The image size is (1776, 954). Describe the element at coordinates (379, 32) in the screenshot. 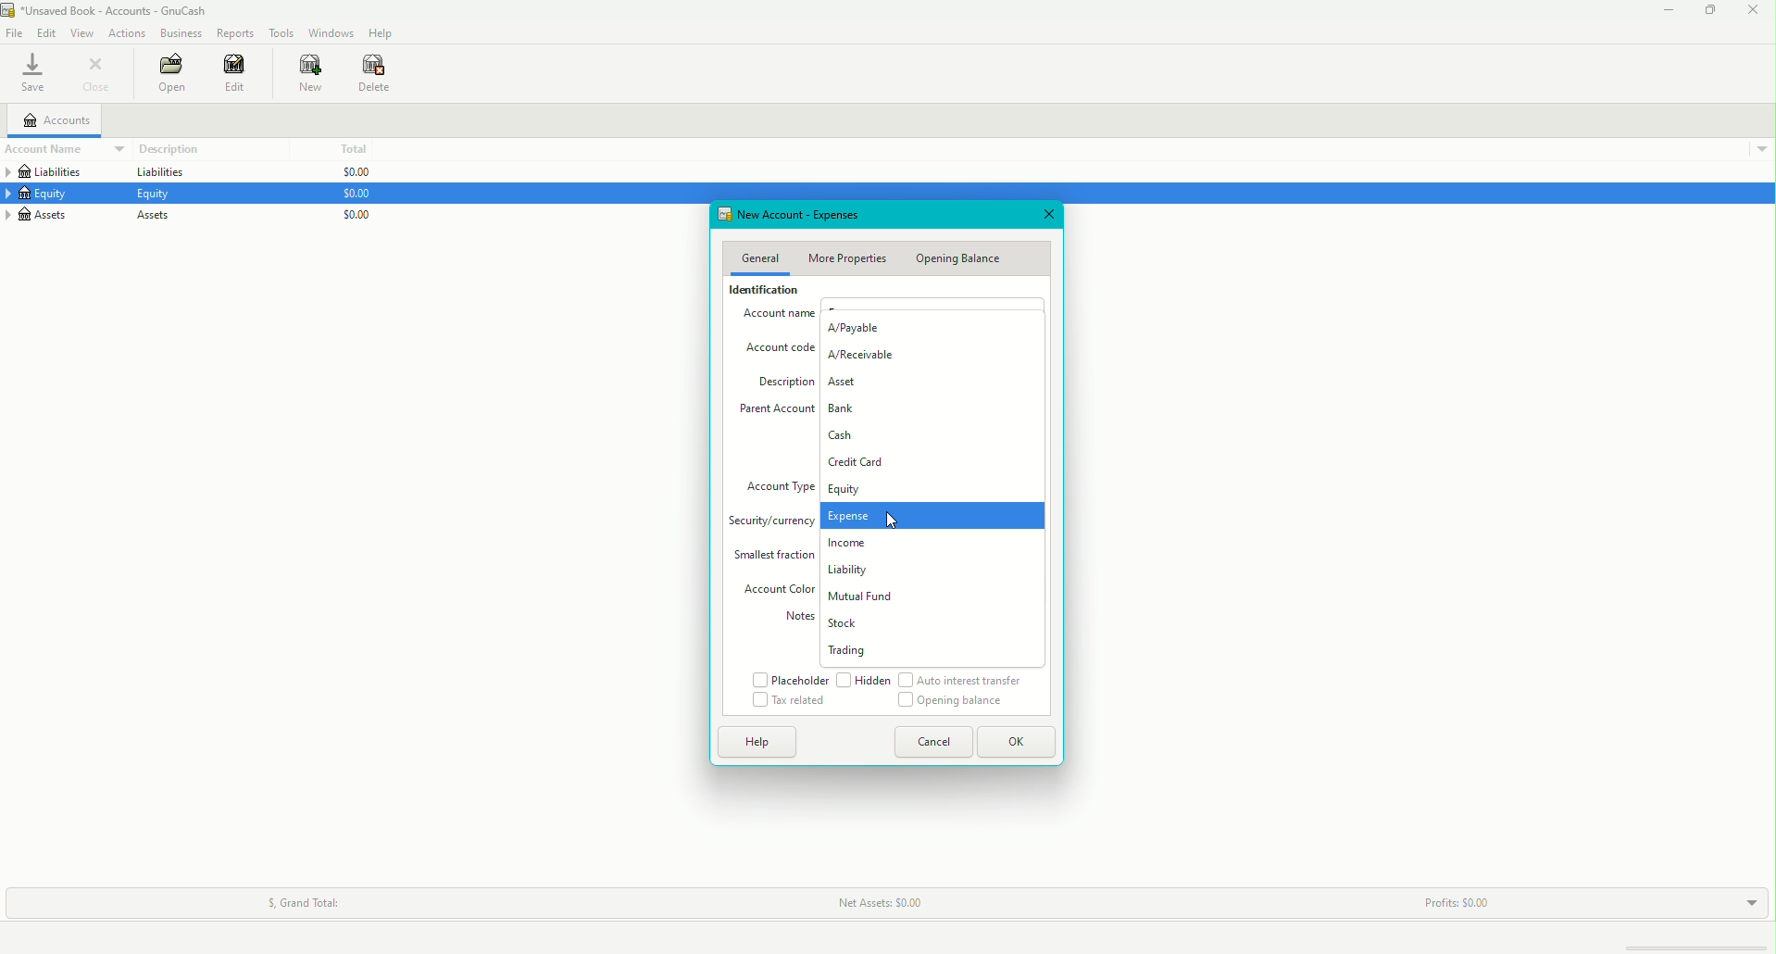

I see `Help` at that location.